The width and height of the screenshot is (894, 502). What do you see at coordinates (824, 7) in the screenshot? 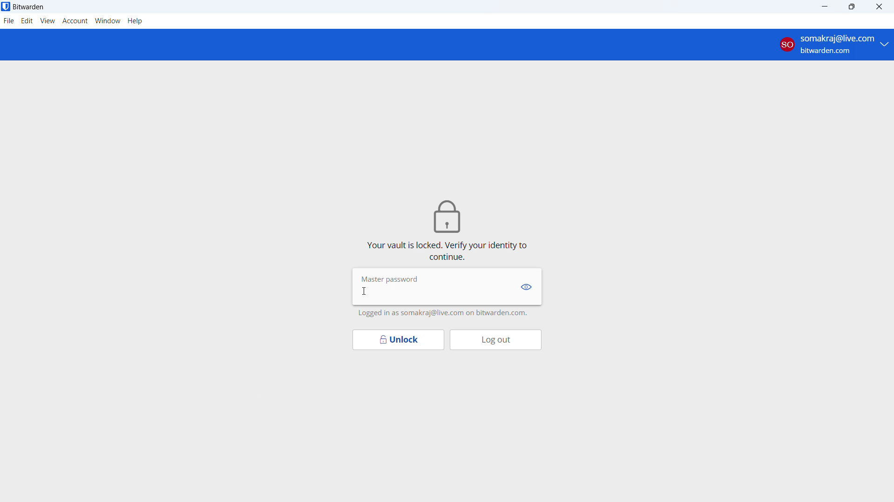
I see `minimize` at bounding box center [824, 7].